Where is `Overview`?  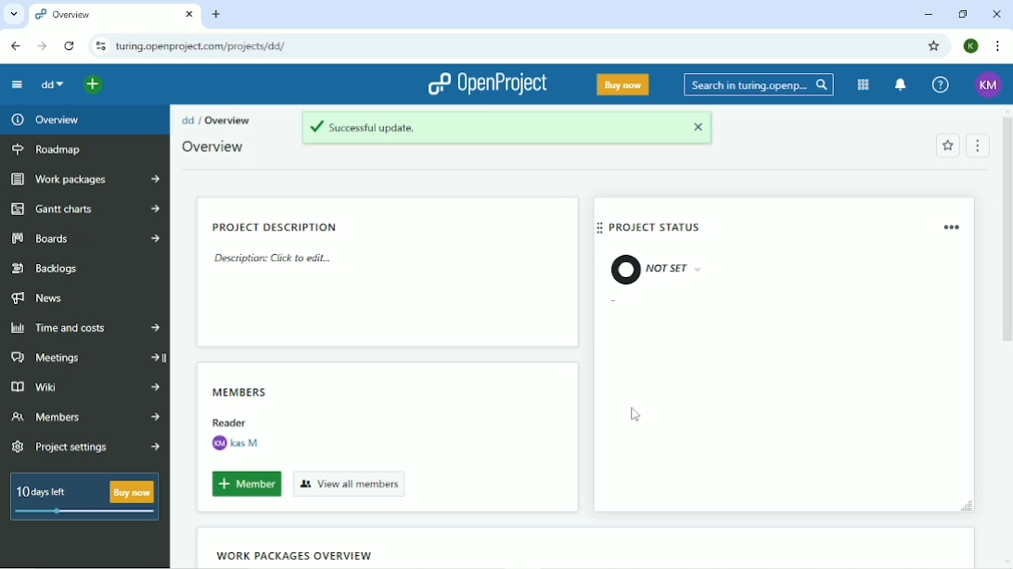 Overview is located at coordinates (215, 147).